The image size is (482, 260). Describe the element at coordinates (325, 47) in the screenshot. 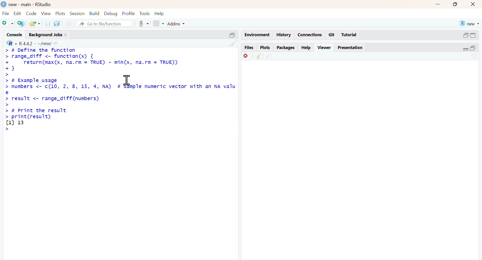

I see `viewer` at that location.